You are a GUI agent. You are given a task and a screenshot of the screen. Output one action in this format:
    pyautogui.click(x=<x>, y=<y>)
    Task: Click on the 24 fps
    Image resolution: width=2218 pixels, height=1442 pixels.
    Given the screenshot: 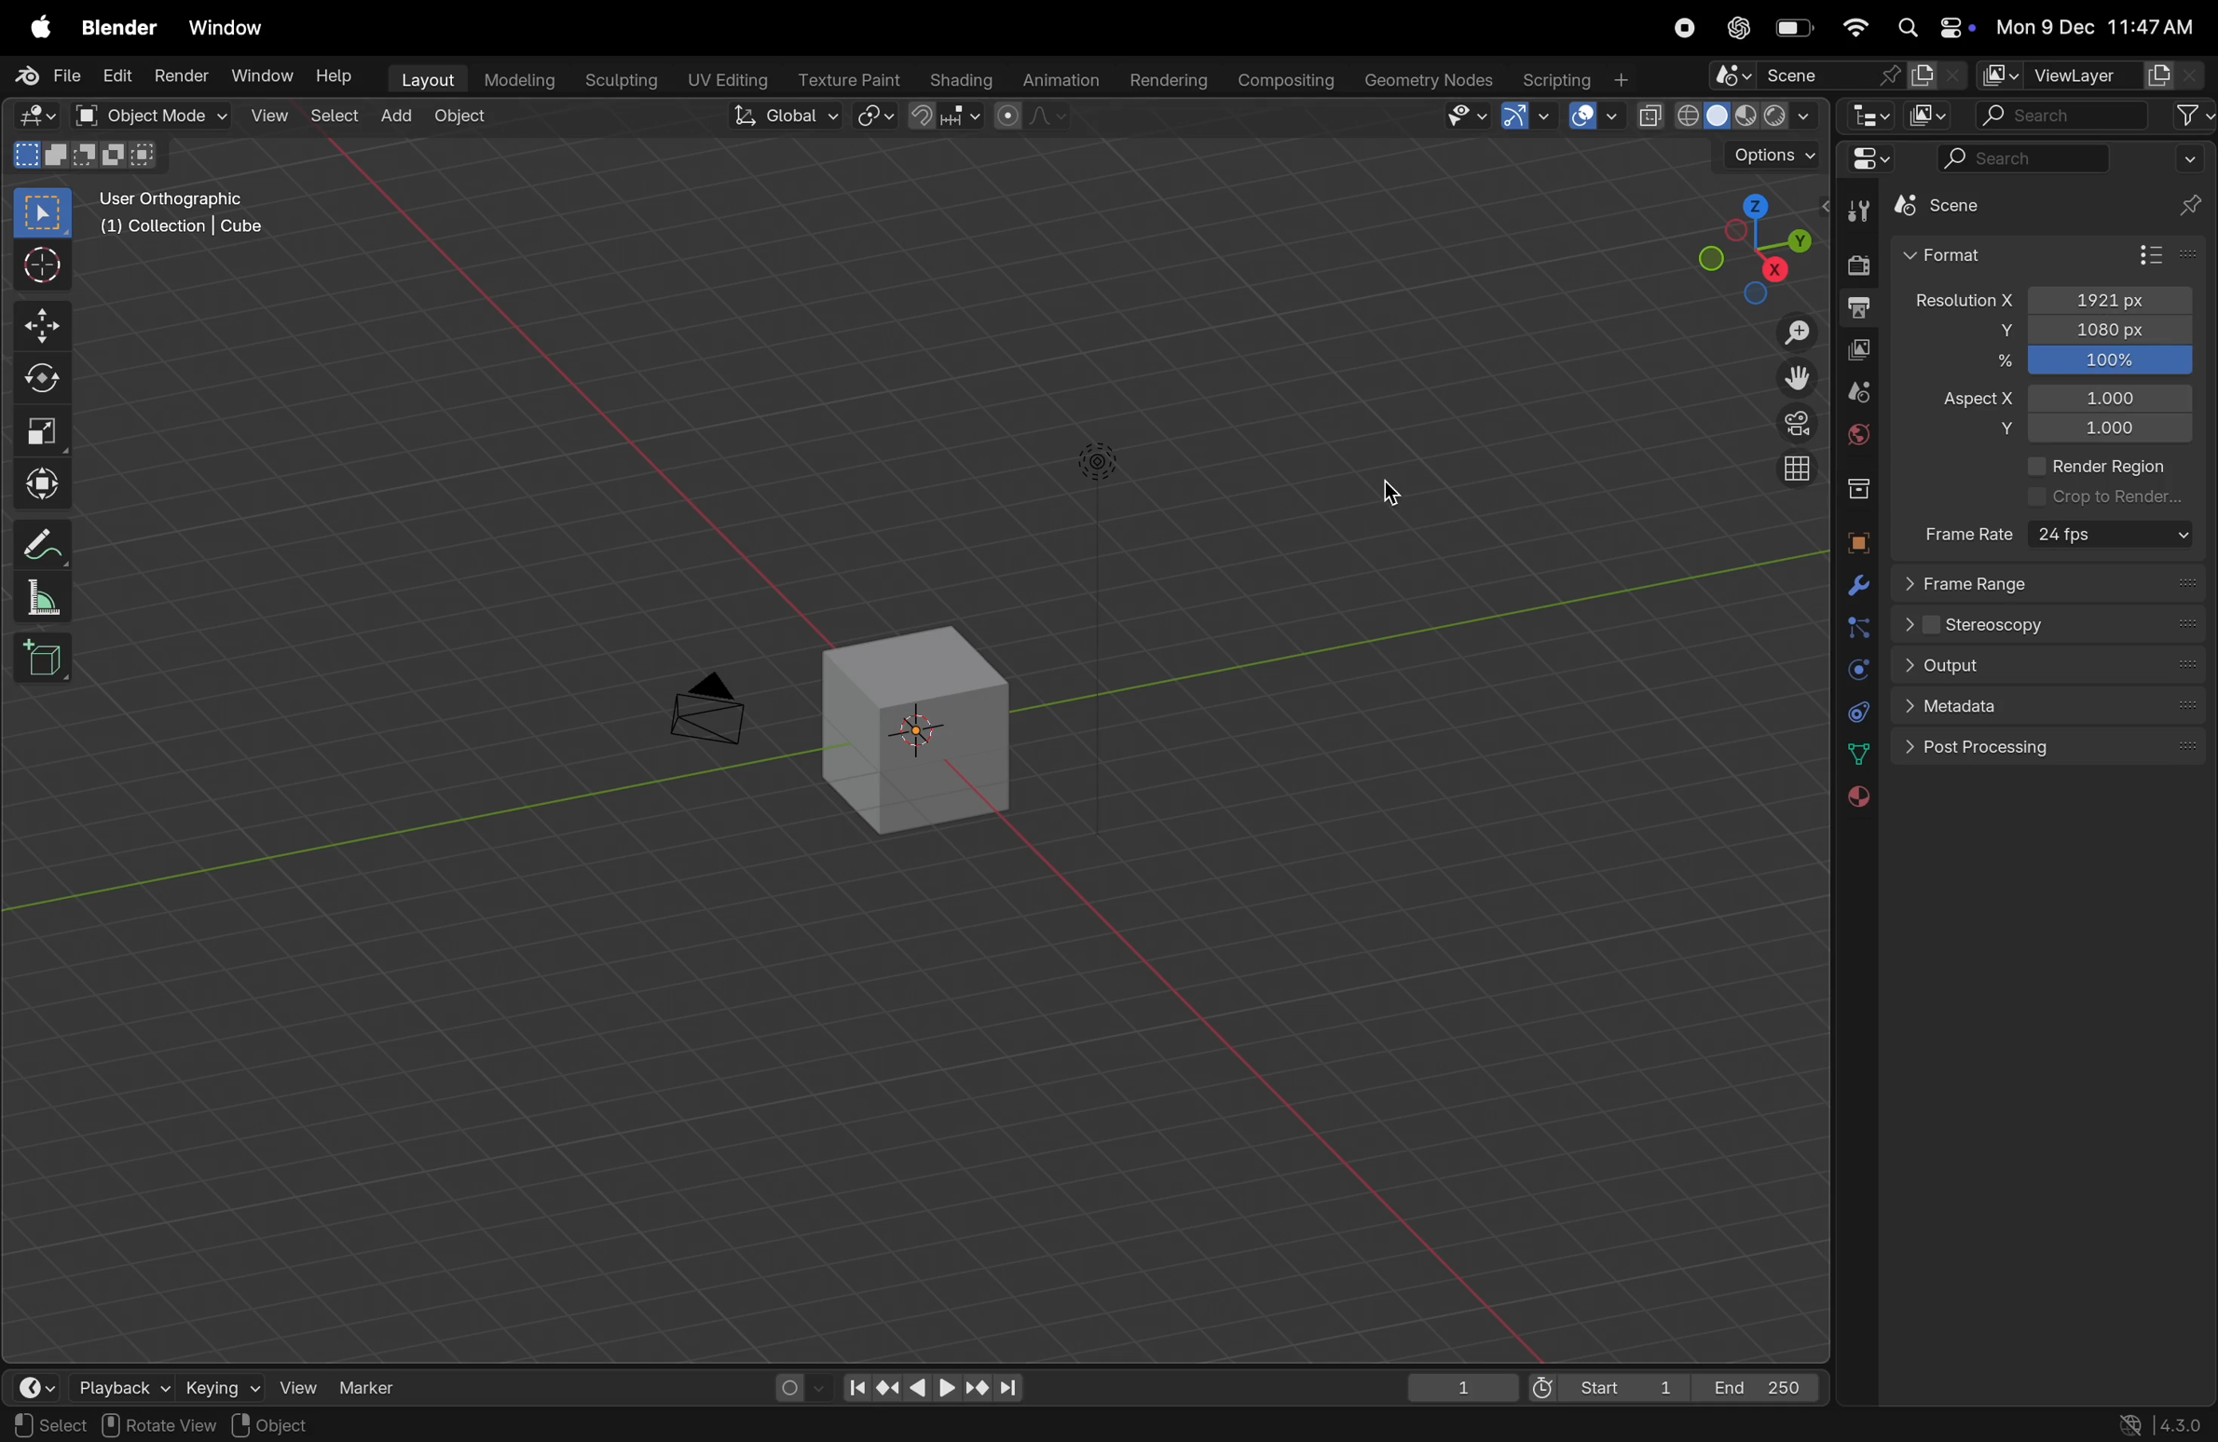 What is the action you would take?
    pyautogui.click(x=2113, y=536)
    